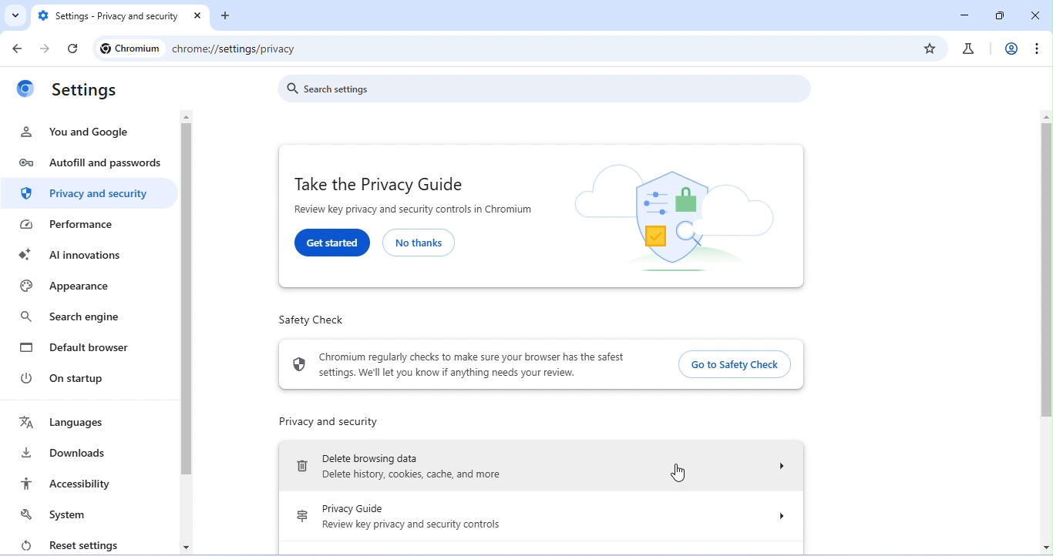 The image size is (1053, 556). Describe the element at coordinates (42, 49) in the screenshot. I see `forward` at that location.